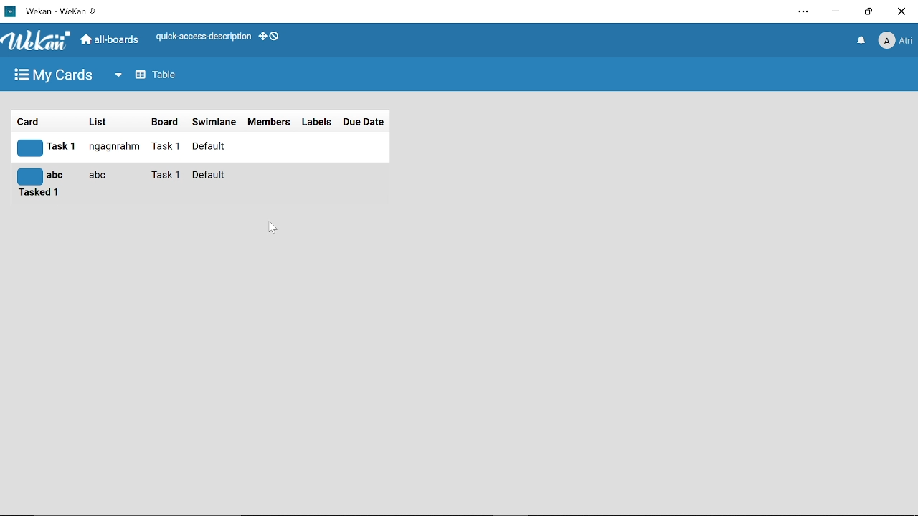 The height and width of the screenshot is (516, 918). What do you see at coordinates (273, 229) in the screenshot?
I see `Cursor` at bounding box center [273, 229].